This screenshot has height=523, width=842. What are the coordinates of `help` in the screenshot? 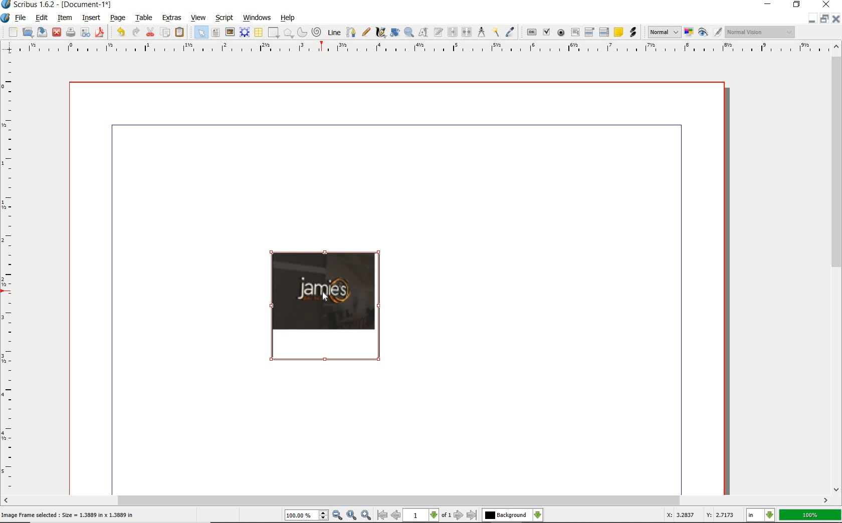 It's located at (289, 18).